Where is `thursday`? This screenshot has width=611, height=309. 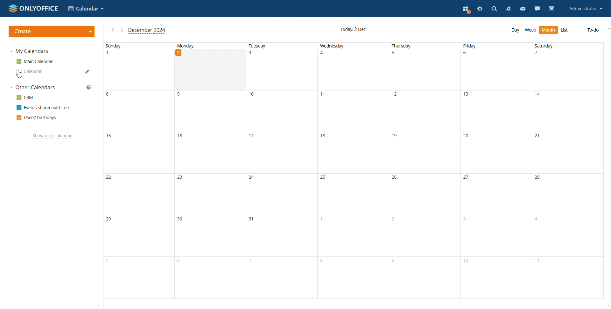
thursday is located at coordinates (425, 170).